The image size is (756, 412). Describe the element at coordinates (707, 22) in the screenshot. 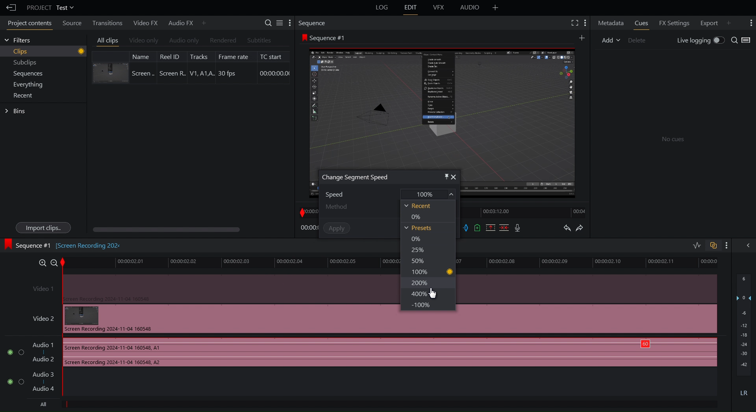

I see `Export` at that location.